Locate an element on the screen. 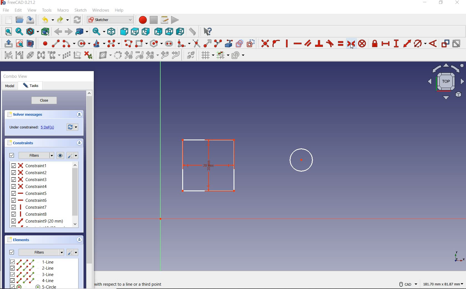 This screenshot has height=289, width=466. filters is located at coordinates (36, 156).